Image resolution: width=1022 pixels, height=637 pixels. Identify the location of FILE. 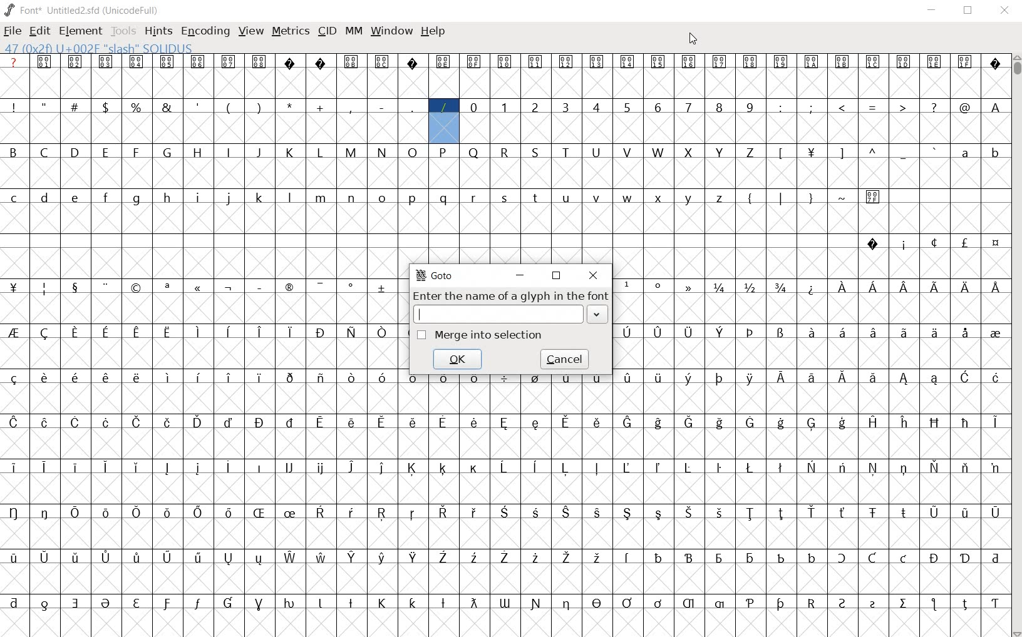
(13, 31).